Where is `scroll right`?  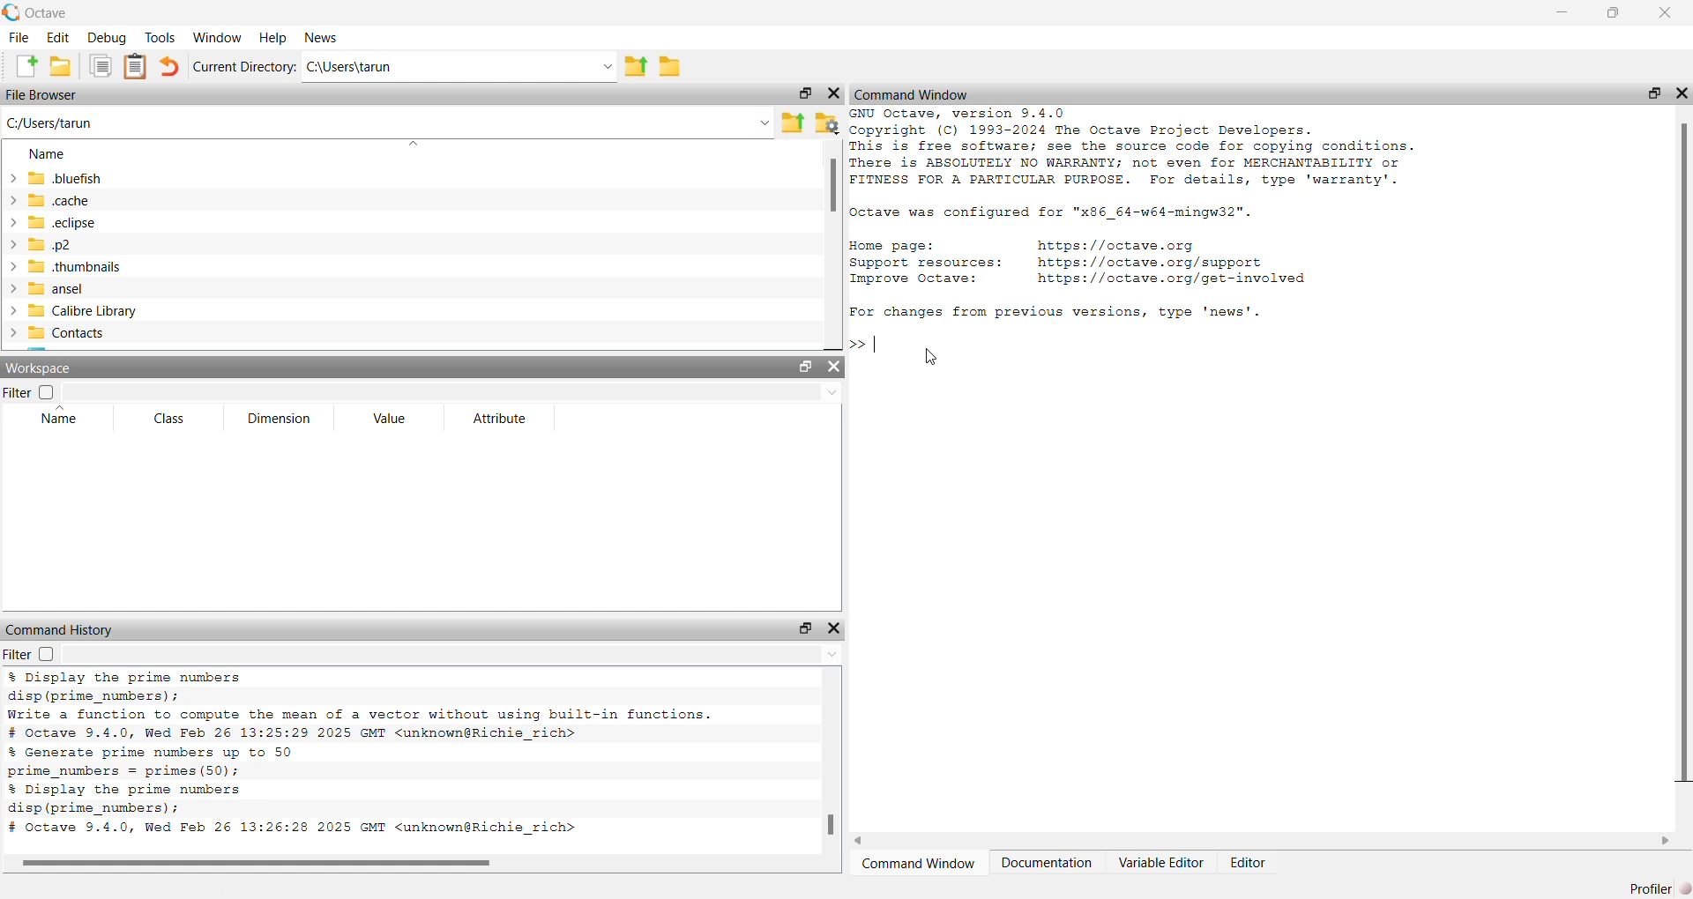
scroll right is located at coordinates (1667, 841).